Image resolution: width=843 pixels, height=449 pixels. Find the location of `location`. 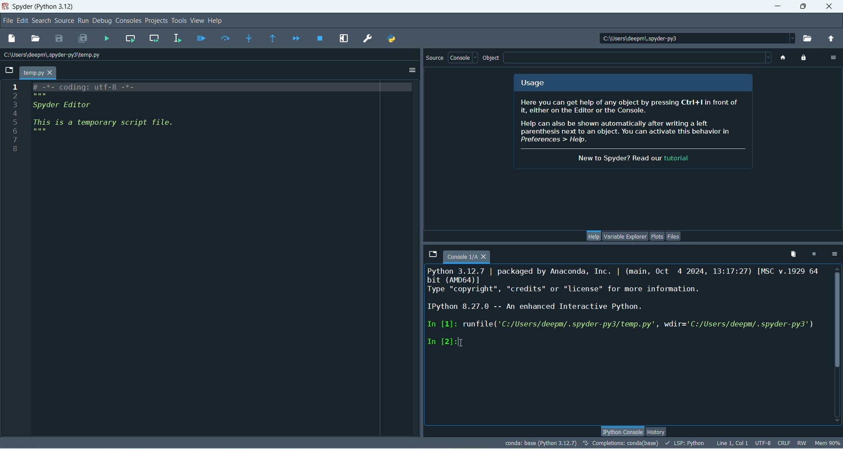

location is located at coordinates (55, 55).